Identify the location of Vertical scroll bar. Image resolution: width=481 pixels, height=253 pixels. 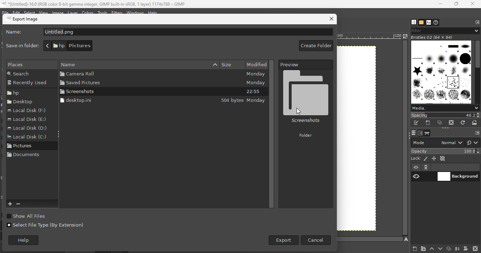
(273, 133).